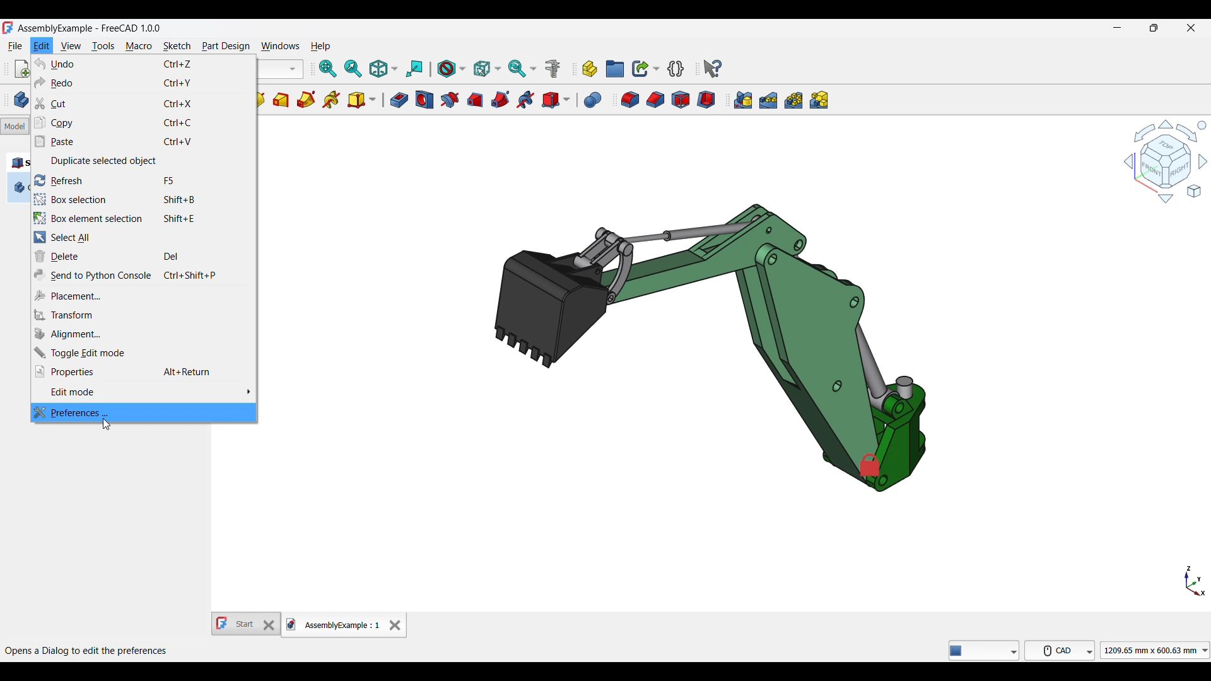 The width and height of the screenshot is (1211, 681). Describe the element at coordinates (177, 47) in the screenshot. I see `Sketch menu` at that location.